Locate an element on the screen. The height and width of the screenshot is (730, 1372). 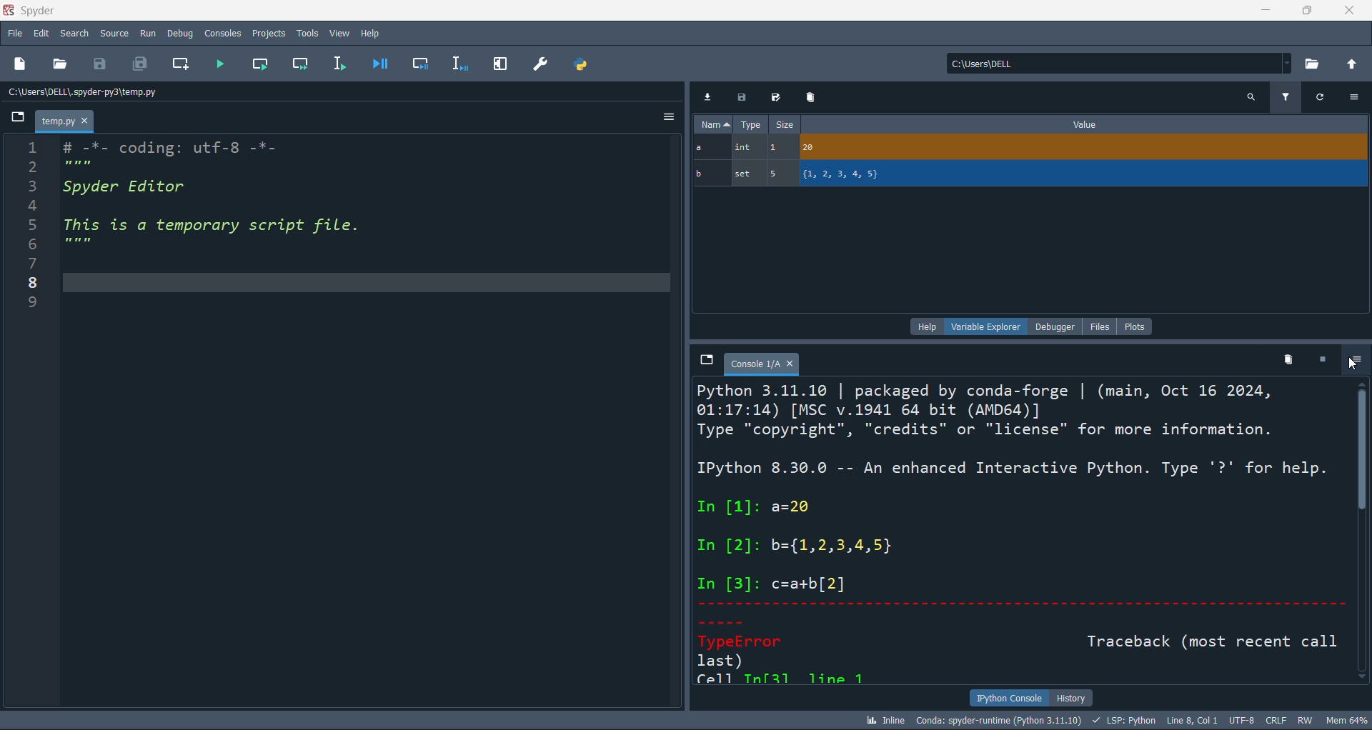
close is located at coordinates (1350, 10).